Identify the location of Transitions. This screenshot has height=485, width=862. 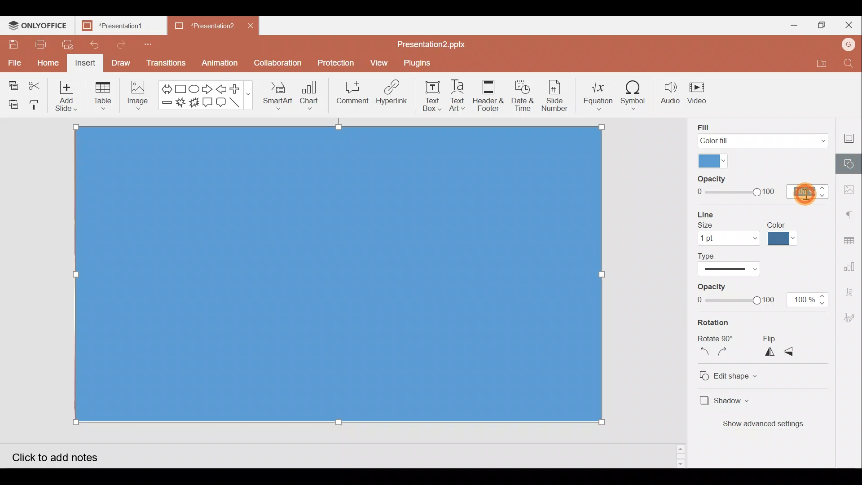
(165, 63).